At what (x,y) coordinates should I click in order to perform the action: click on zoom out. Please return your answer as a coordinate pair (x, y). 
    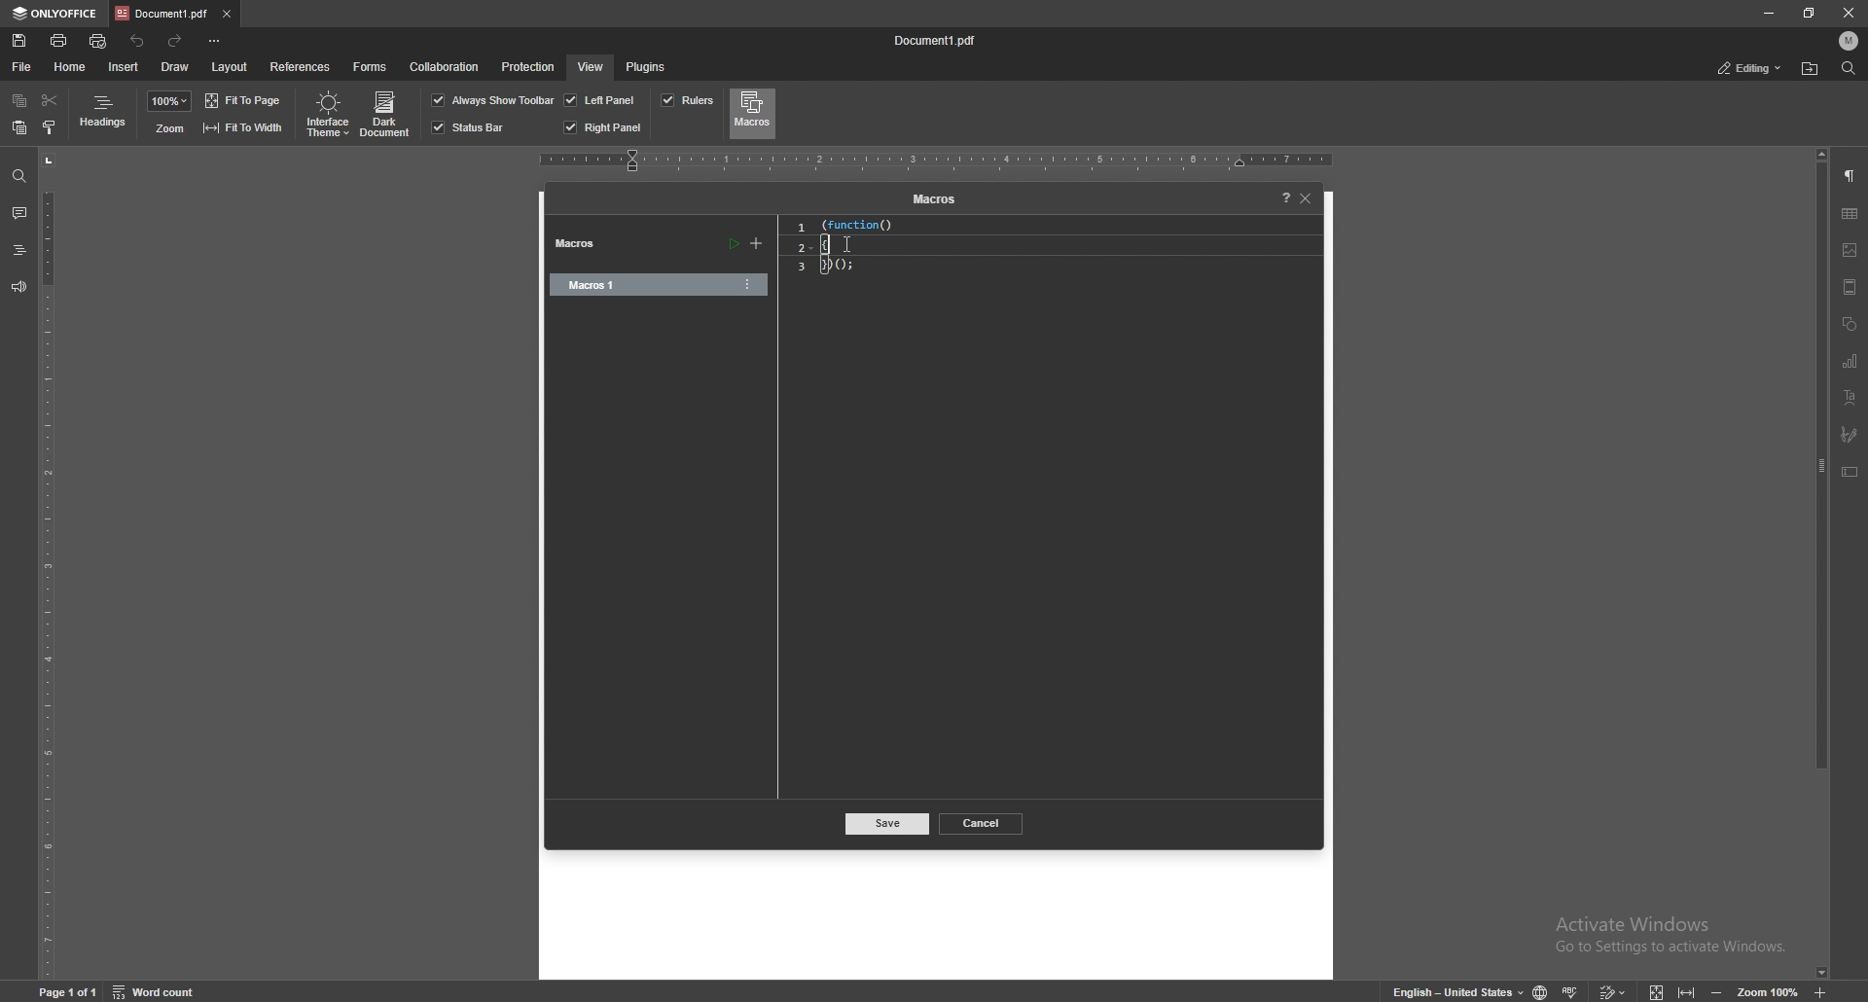
    Looking at the image, I should click on (1719, 990).